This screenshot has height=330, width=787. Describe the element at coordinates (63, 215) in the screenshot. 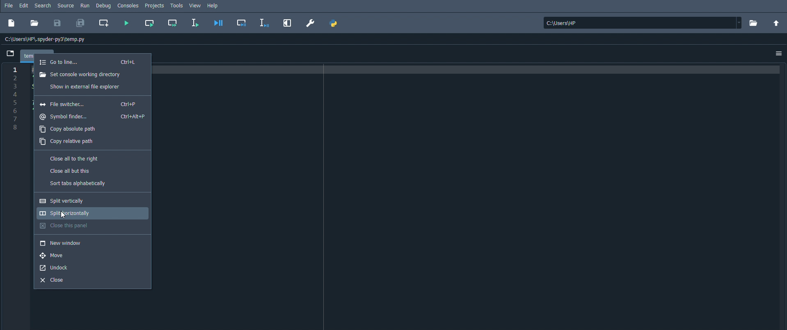

I see `Cursor` at that location.